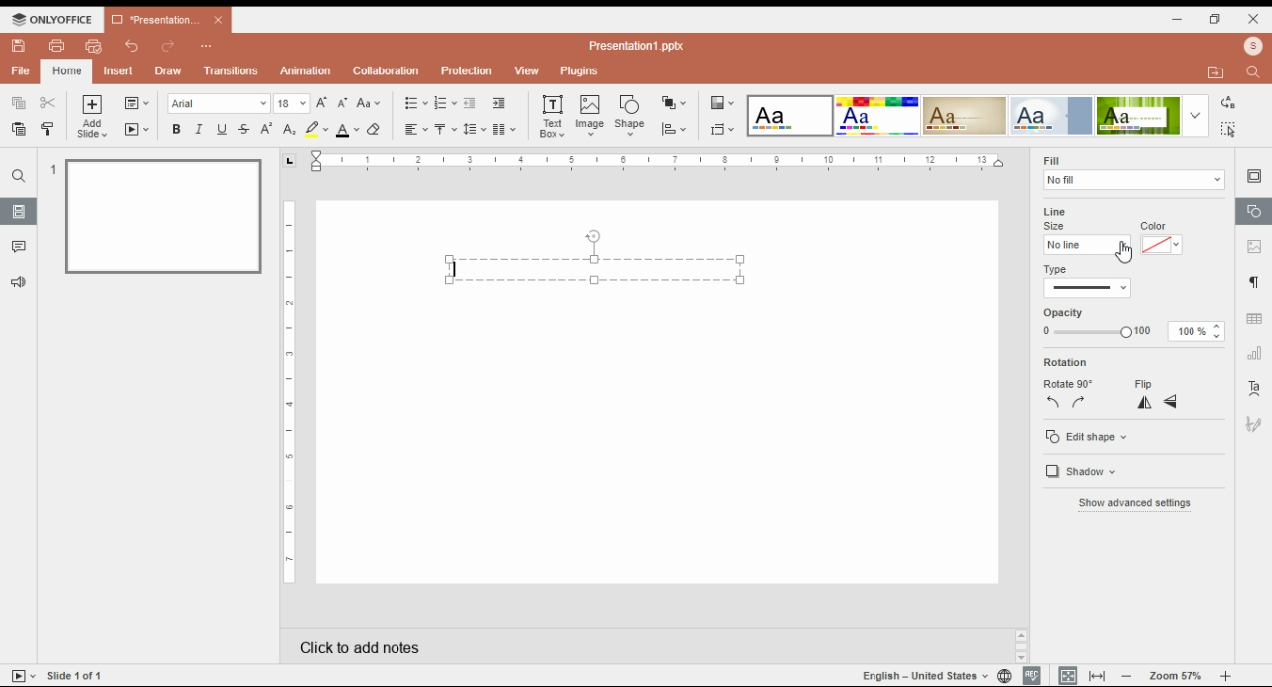 The image size is (1272, 687). What do you see at coordinates (470, 103) in the screenshot?
I see `decrease indent` at bounding box center [470, 103].